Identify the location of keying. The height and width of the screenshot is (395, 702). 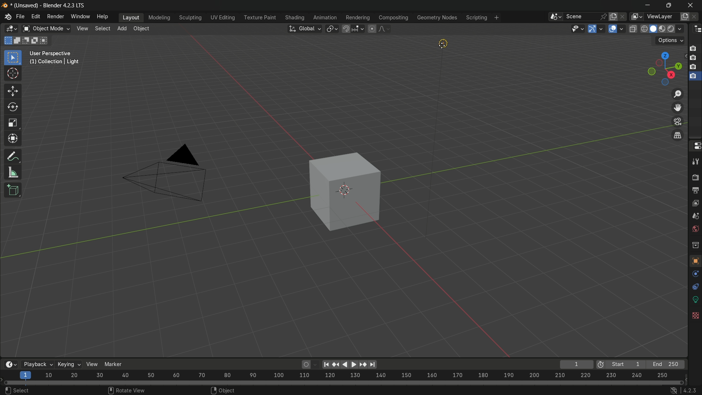
(68, 365).